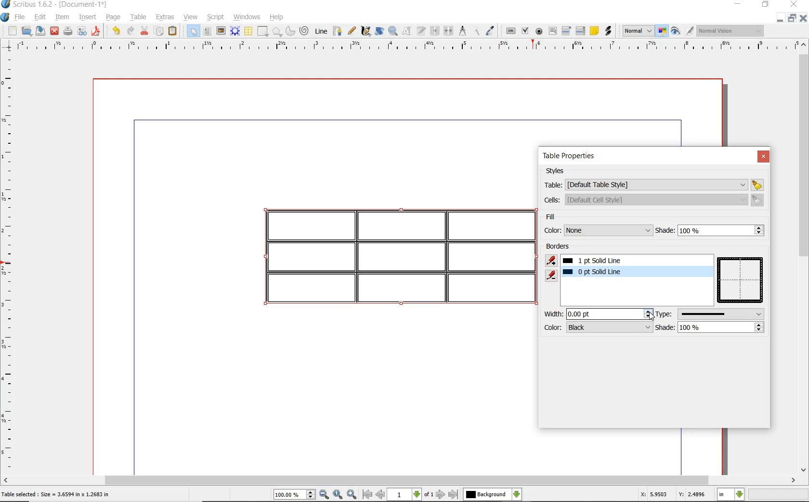 Image resolution: width=809 pixels, height=502 pixels. Describe the element at coordinates (352, 32) in the screenshot. I see `freehand line` at that location.